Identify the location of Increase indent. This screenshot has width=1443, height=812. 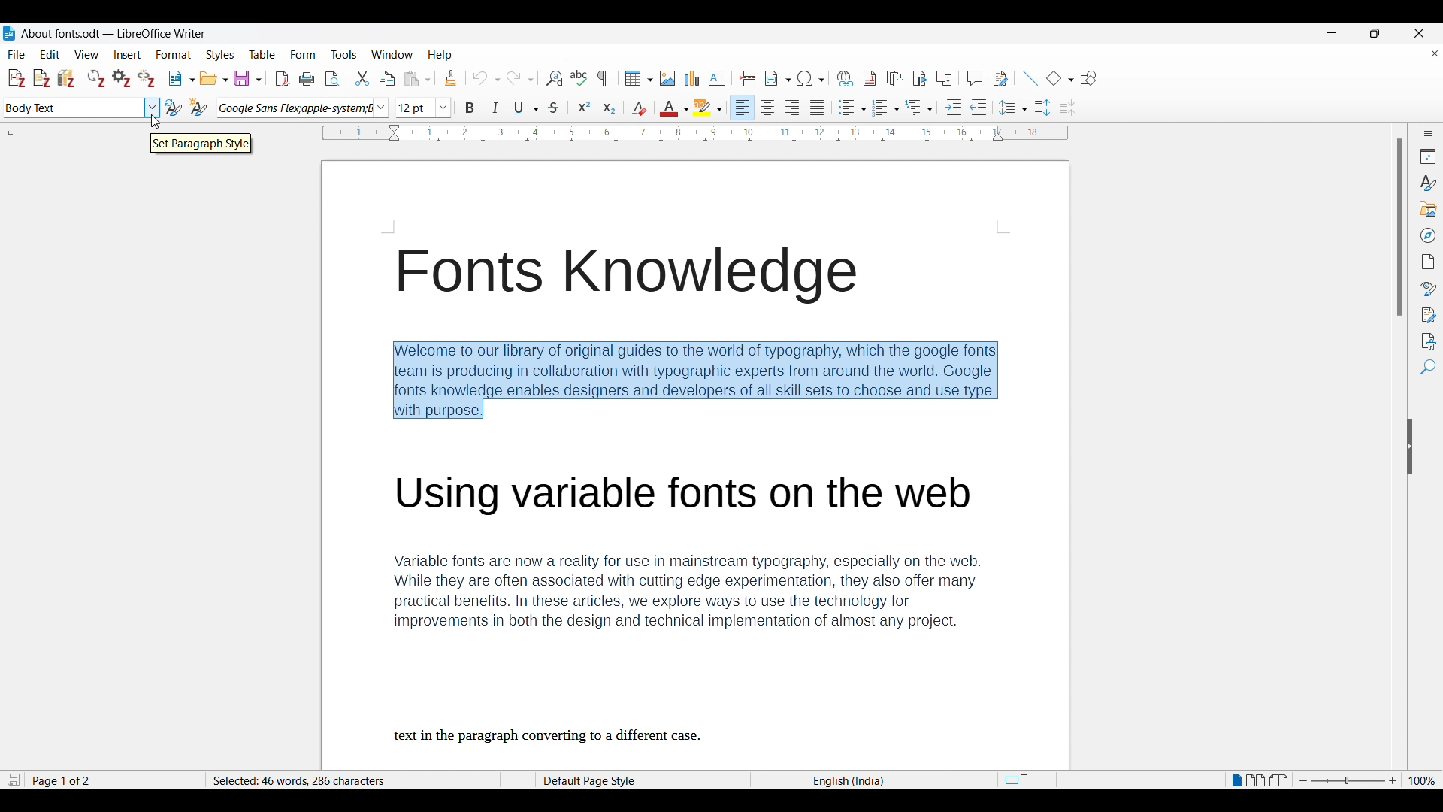
(954, 107).